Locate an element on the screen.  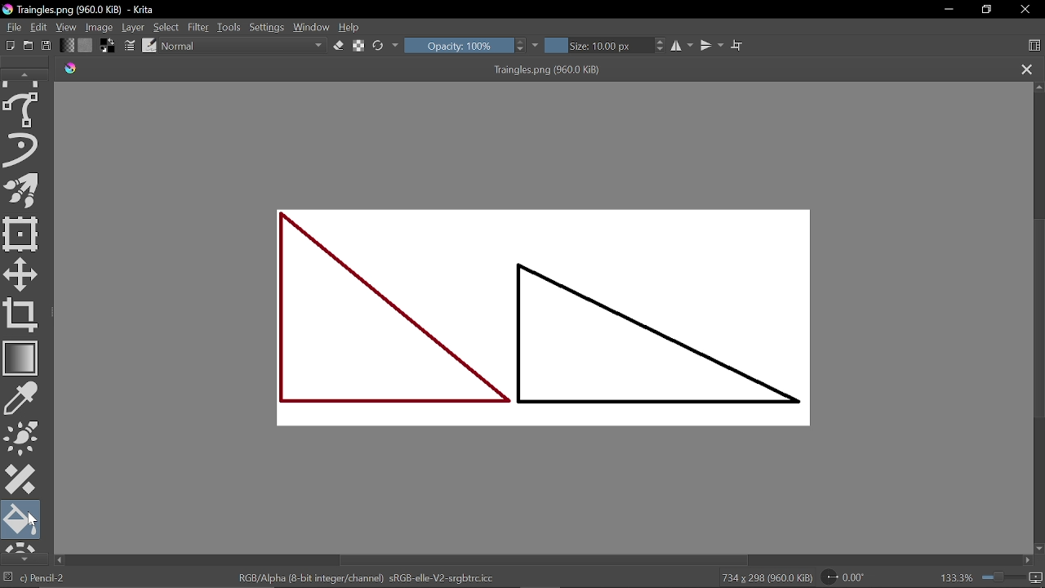
Wrap around text mode is located at coordinates (739, 47).